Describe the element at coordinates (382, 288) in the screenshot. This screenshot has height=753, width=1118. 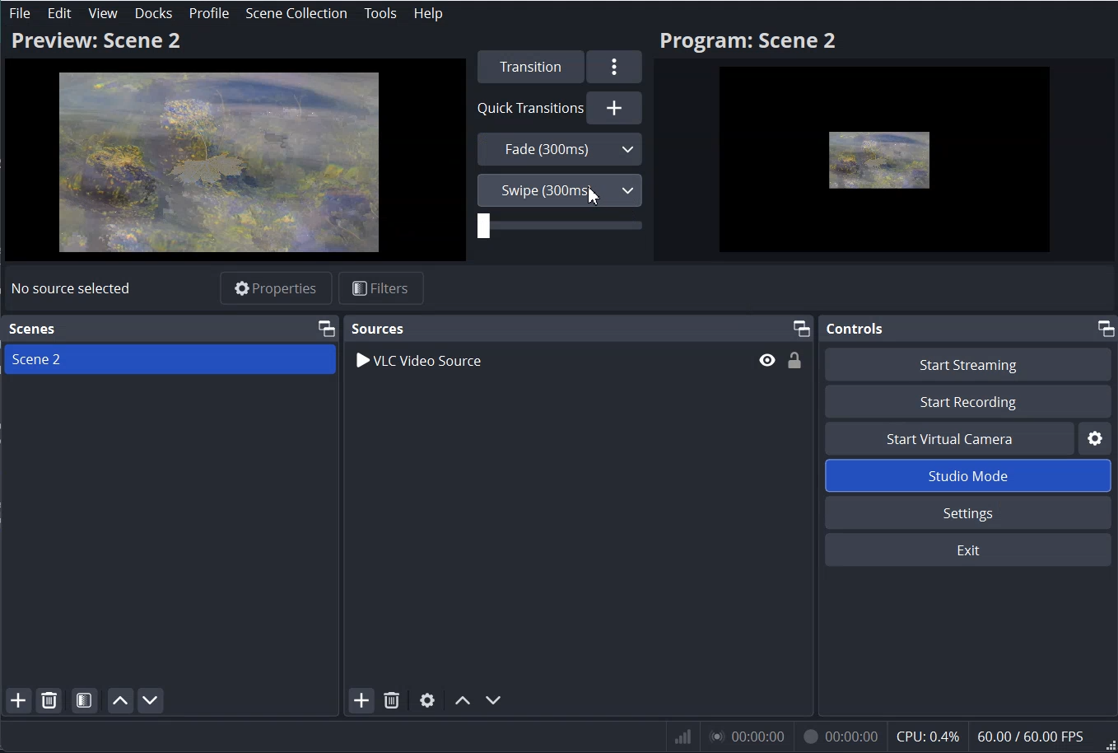
I see `Filters` at that location.